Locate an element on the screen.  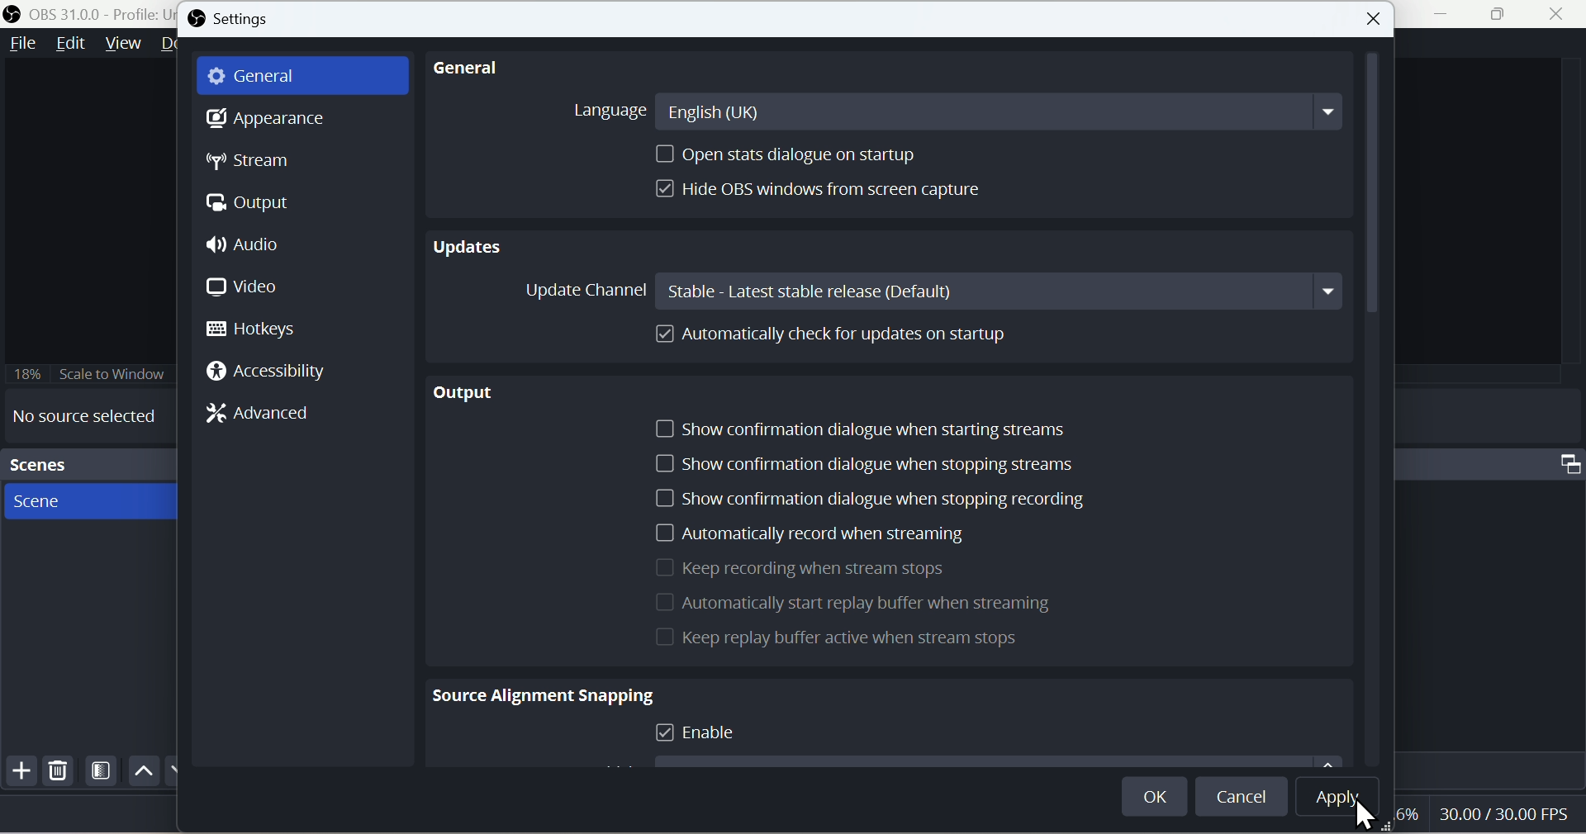
Otput is located at coordinates (253, 205).